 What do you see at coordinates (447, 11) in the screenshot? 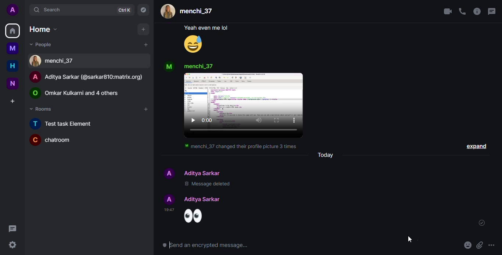
I see `video call` at bounding box center [447, 11].